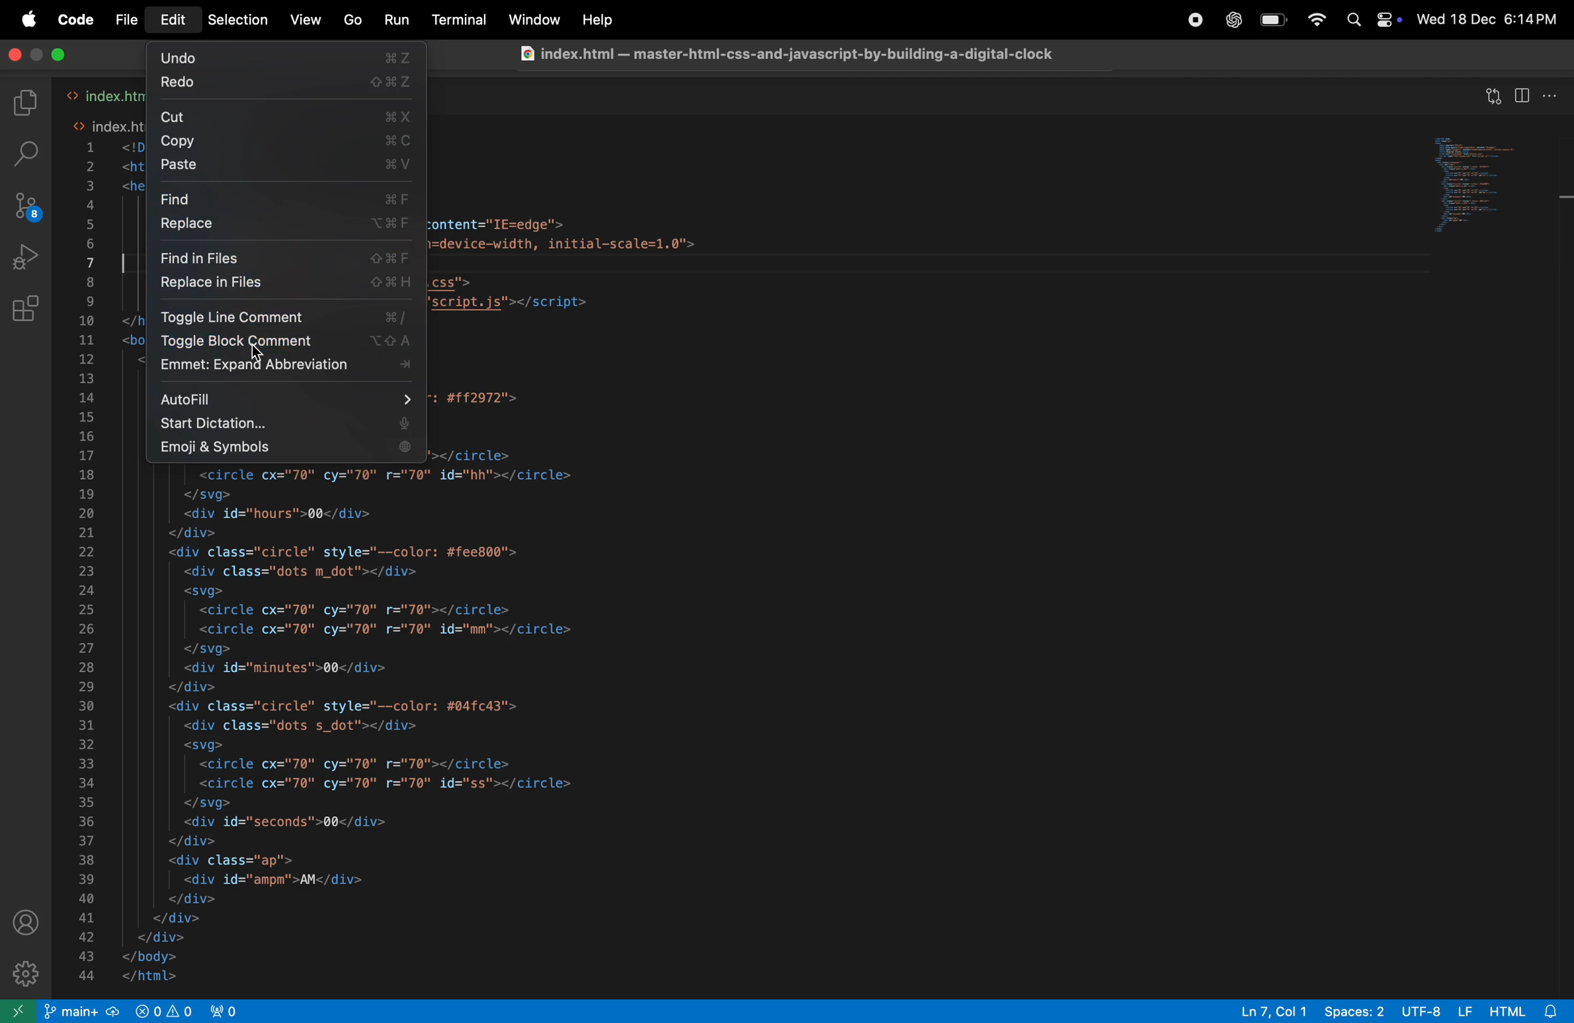 This screenshot has width=1574, height=1023. I want to click on utf -8, so click(1436, 1010).